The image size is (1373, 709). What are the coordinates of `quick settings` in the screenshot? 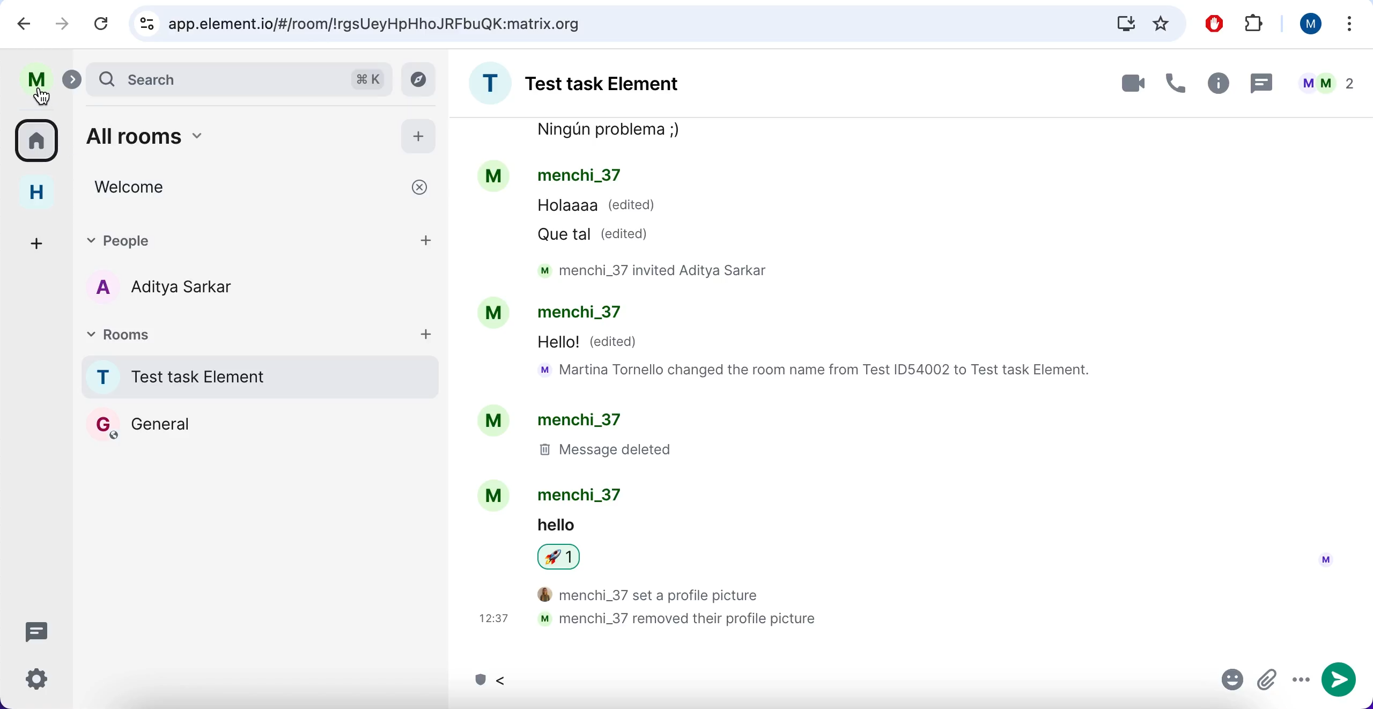 It's located at (38, 679).